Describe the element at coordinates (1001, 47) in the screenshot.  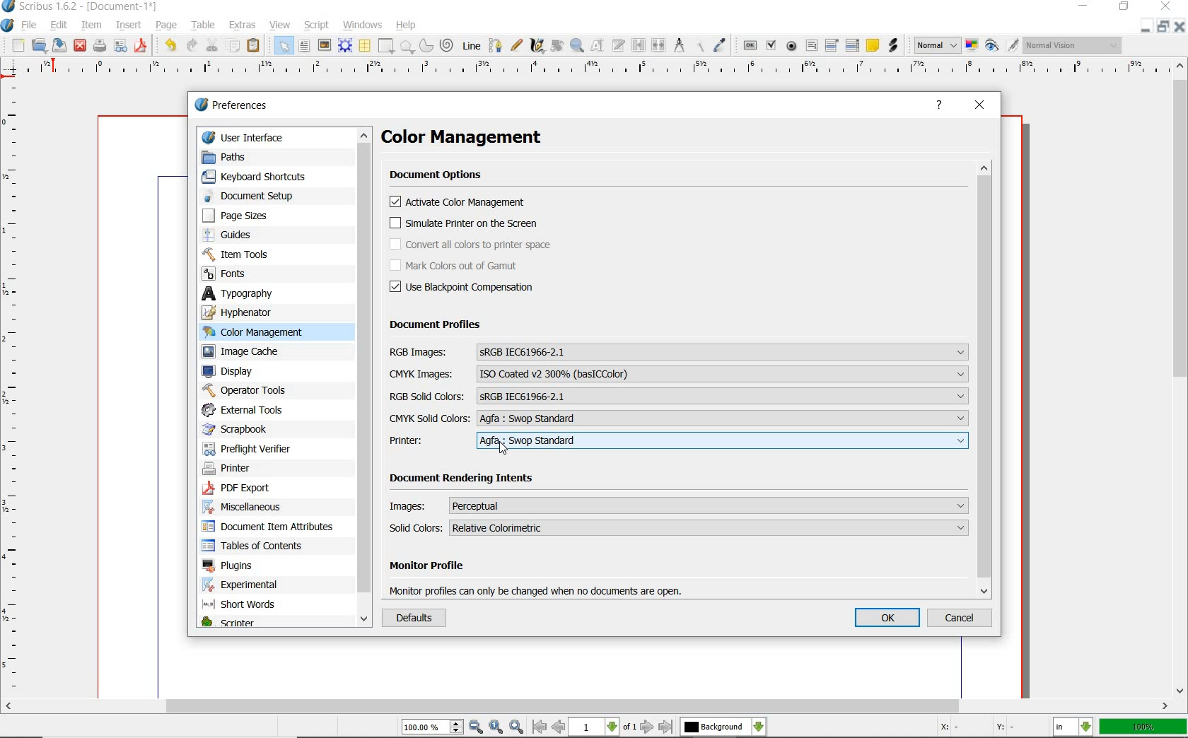
I see `preview mode` at that location.